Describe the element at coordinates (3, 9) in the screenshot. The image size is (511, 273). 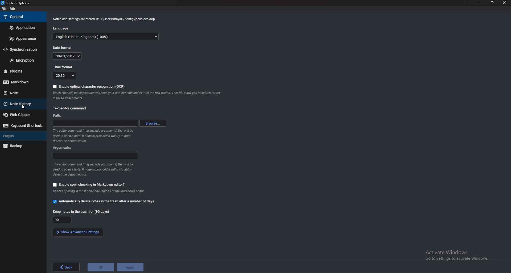
I see `file` at that location.